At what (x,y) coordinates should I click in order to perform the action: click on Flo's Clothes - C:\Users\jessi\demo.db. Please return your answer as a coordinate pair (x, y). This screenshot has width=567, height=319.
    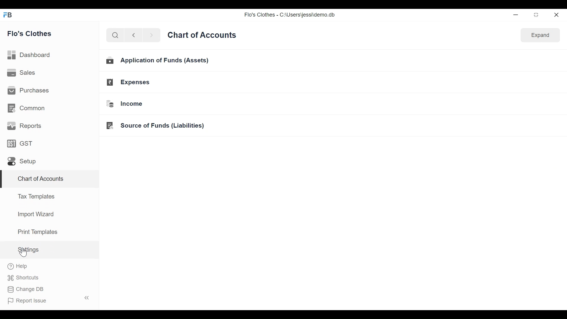
    Looking at the image, I should click on (289, 15).